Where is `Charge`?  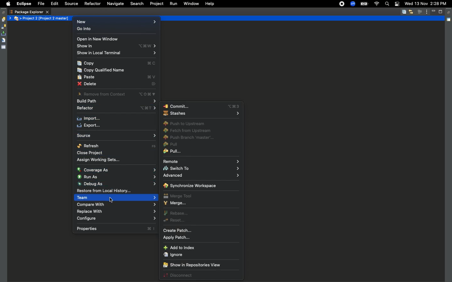
Charge is located at coordinates (364, 4).